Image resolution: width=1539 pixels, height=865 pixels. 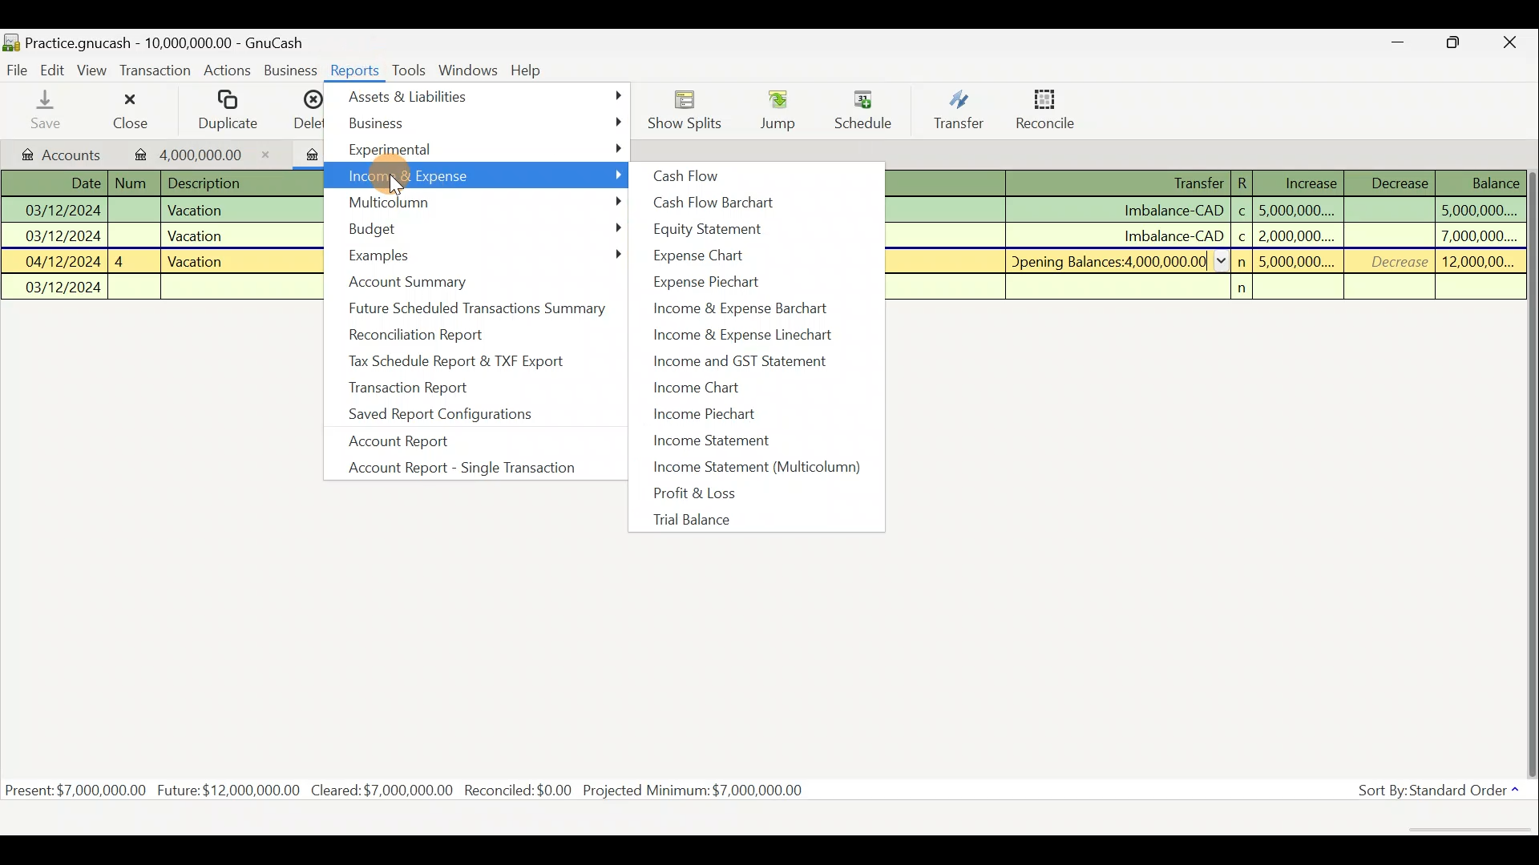 What do you see at coordinates (357, 70) in the screenshot?
I see `Reports` at bounding box center [357, 70].